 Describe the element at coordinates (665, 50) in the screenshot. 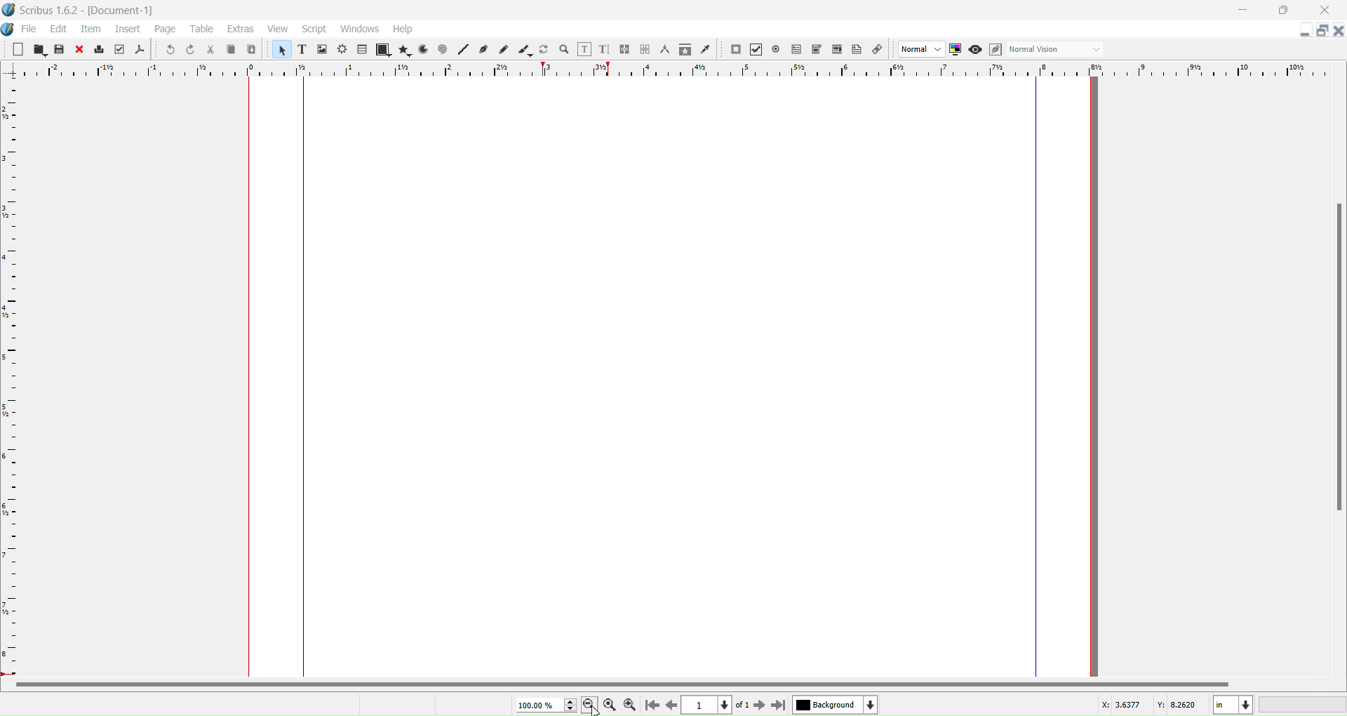

I see `Measurements` at that location.